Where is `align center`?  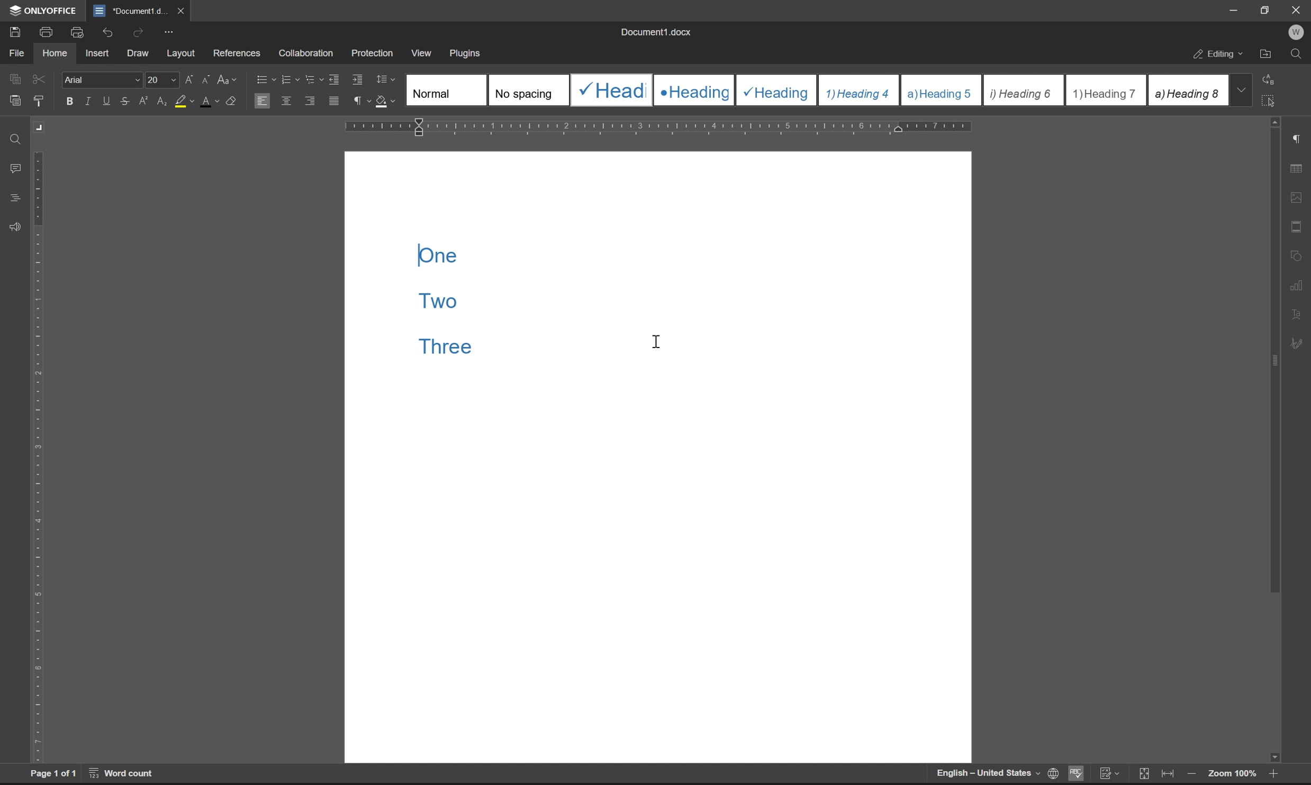
align center is located at coordinates (287, 100).